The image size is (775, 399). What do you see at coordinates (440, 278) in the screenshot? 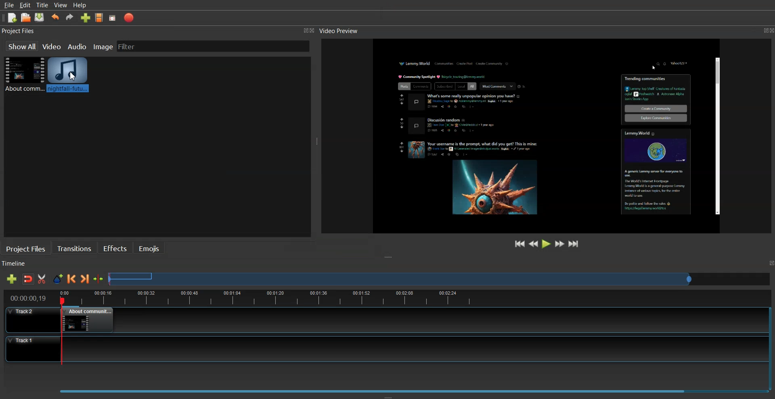
I see `Slider` at bounding box center [440, 278].